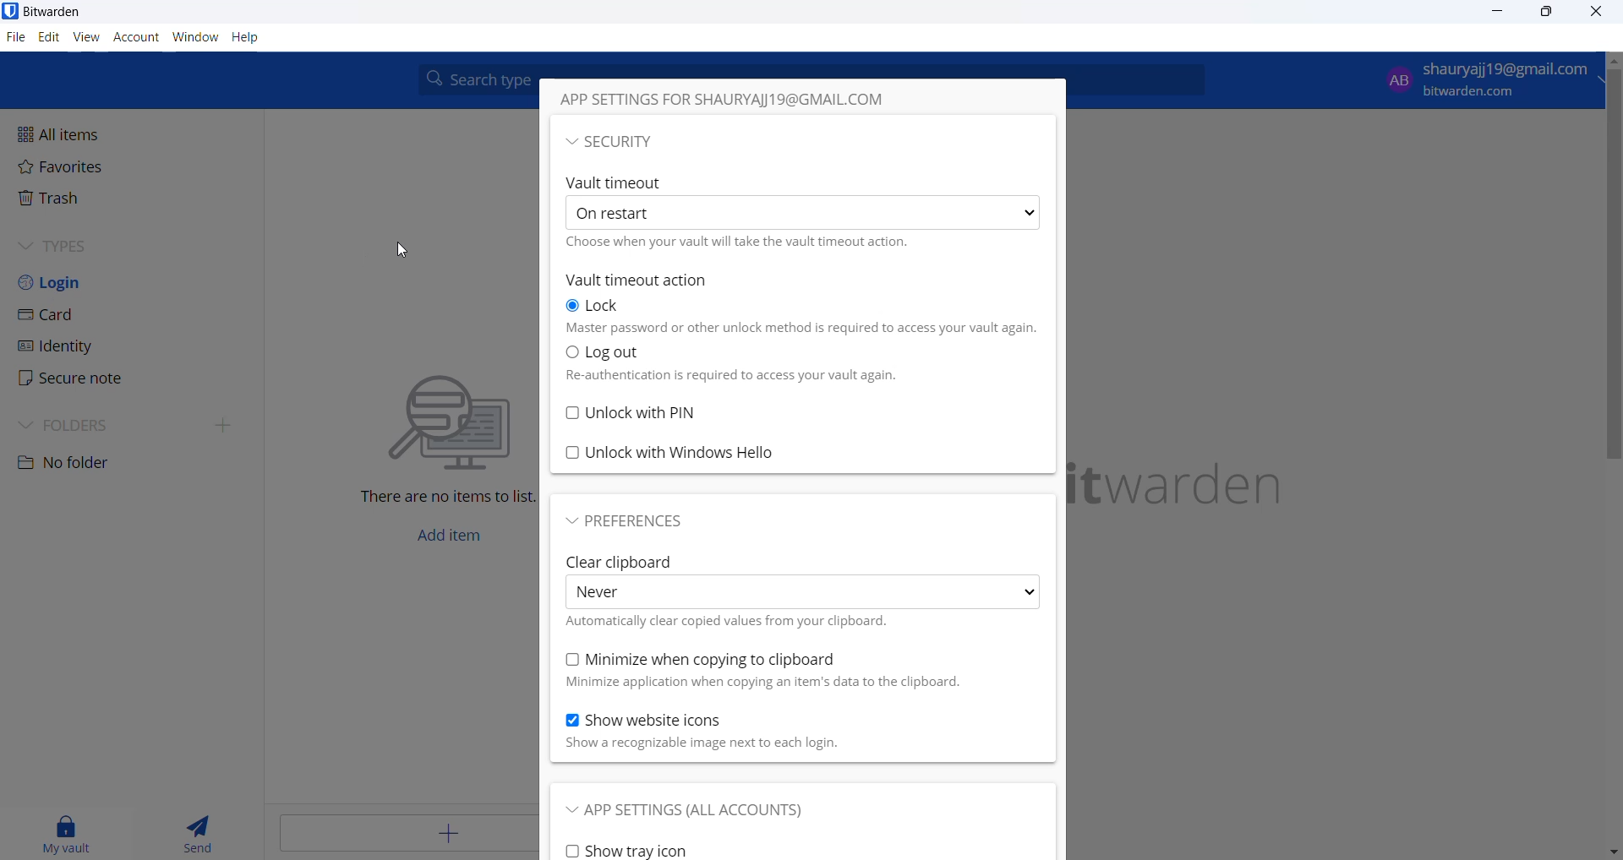 The height and width of the screenshot is (860, 1623). Describe the element at coordinates (106, 244) in the screenshot. I see `types` at that location.